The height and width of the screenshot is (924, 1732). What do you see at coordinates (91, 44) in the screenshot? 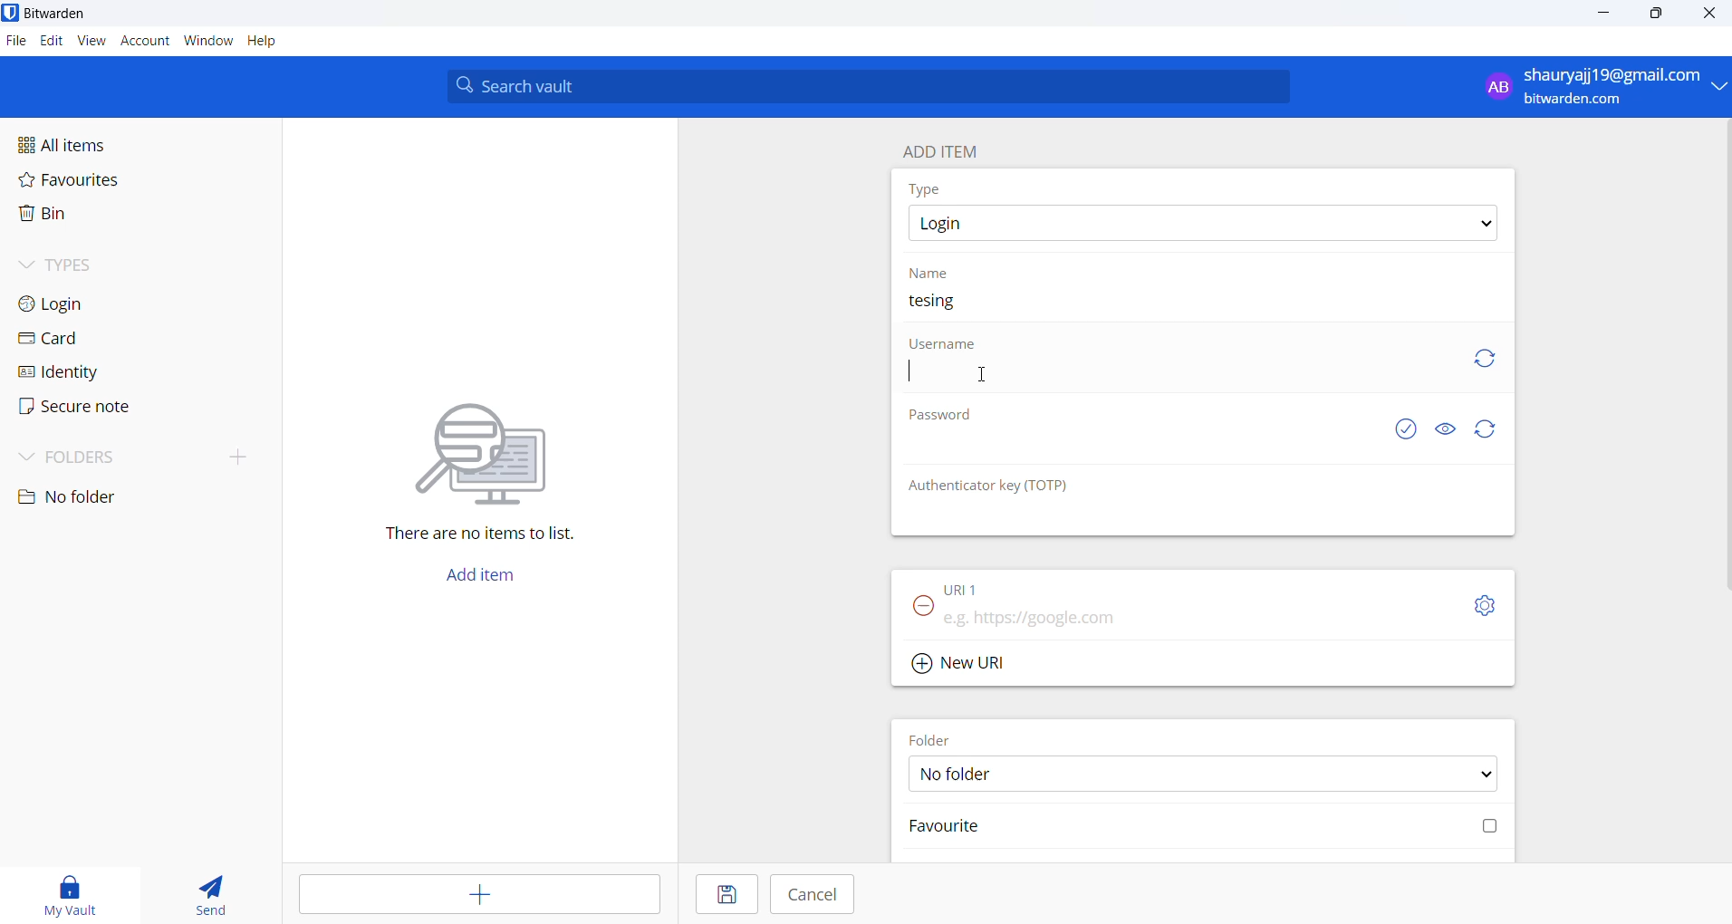
I see `view` at bounding box center [91, 44].